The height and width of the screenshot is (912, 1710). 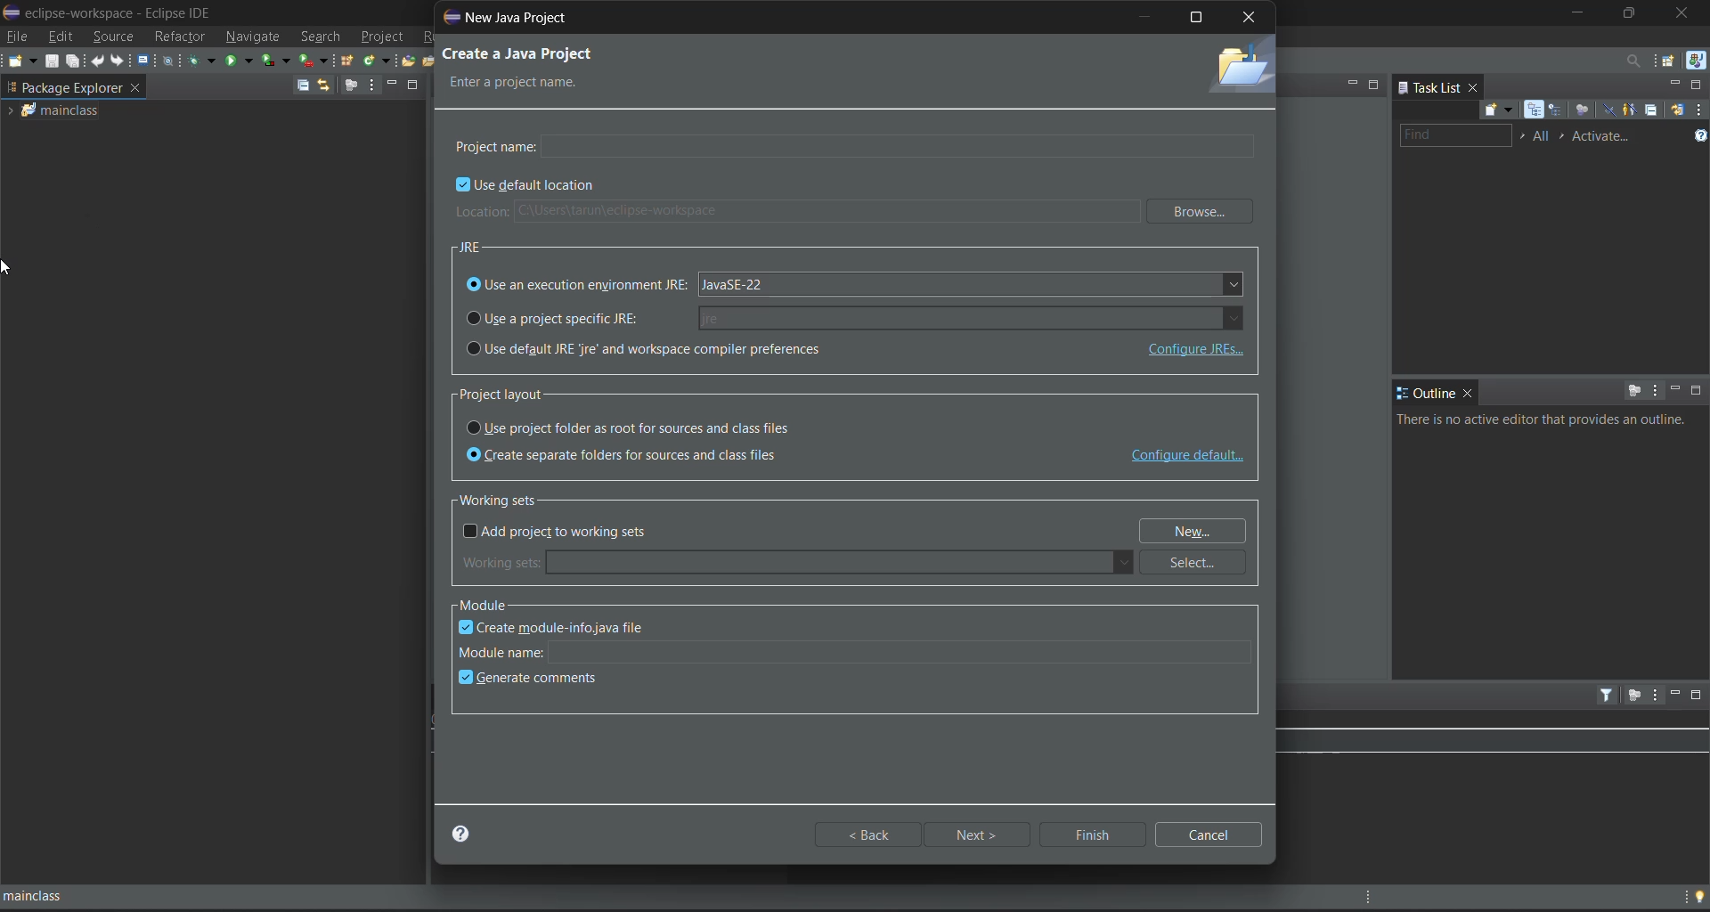 I want to click on tip of the day, so click(x=1698, y=894).